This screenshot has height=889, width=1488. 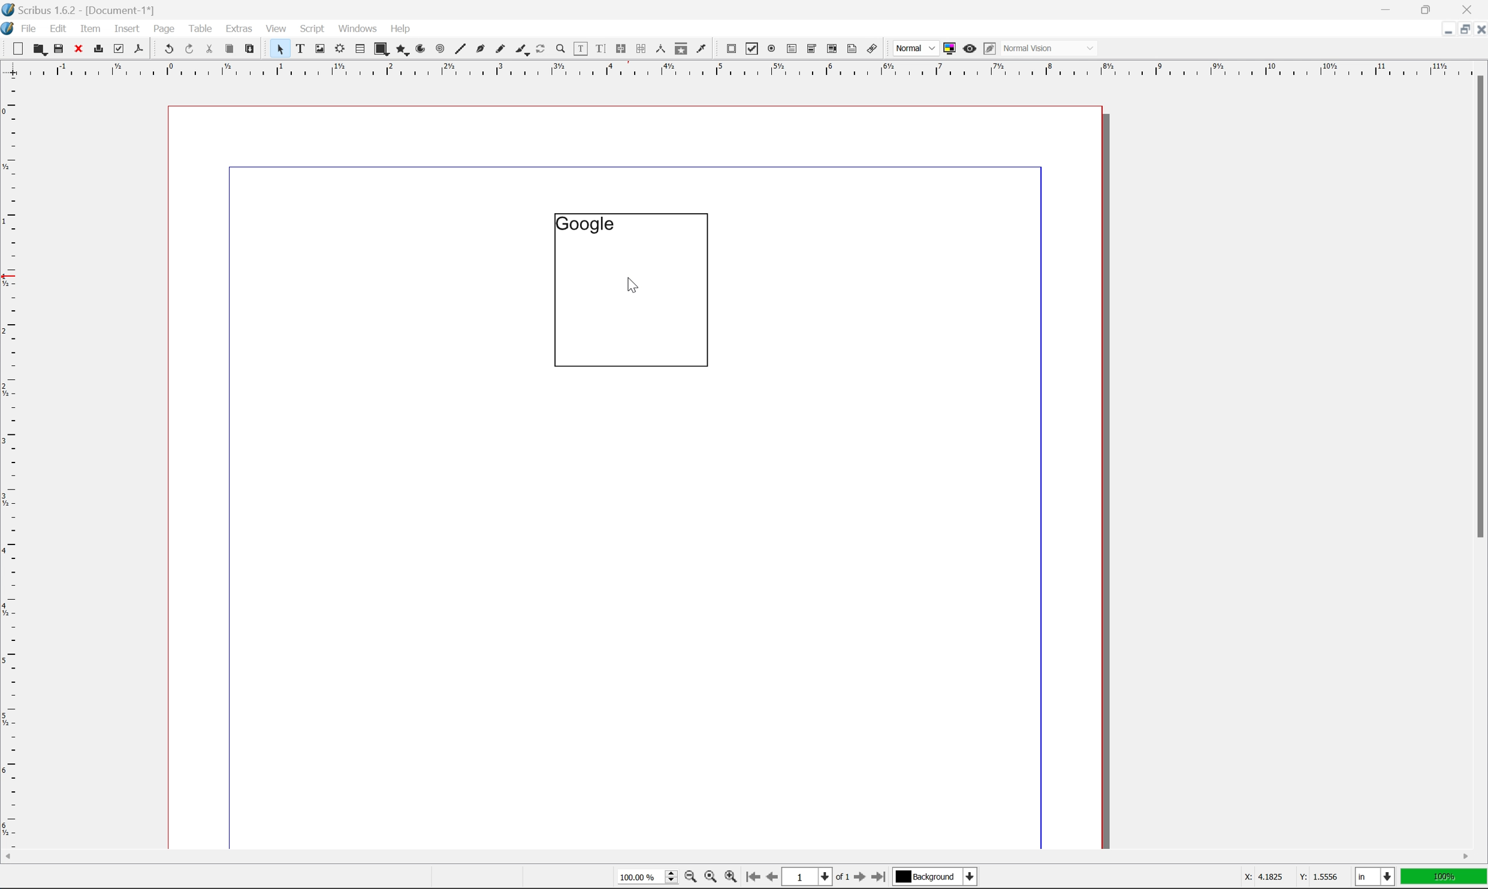 What do you see at coordinates (737, 856) in the screenshot?
I see `scroll bar` at bounding box center [737, 856].